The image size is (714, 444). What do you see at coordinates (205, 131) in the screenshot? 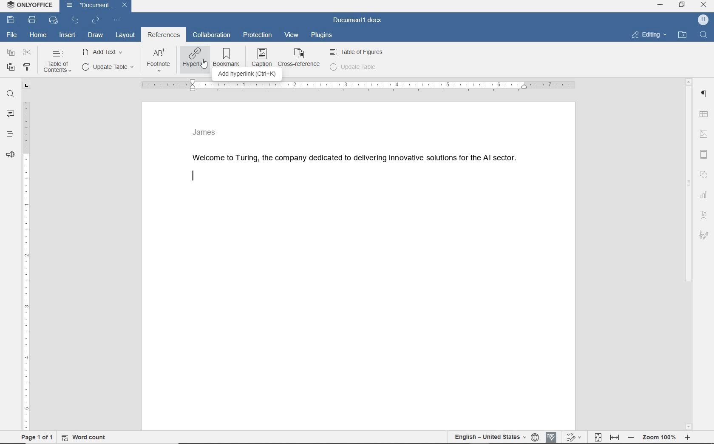
I see `James` at bounding box center [205, 131].